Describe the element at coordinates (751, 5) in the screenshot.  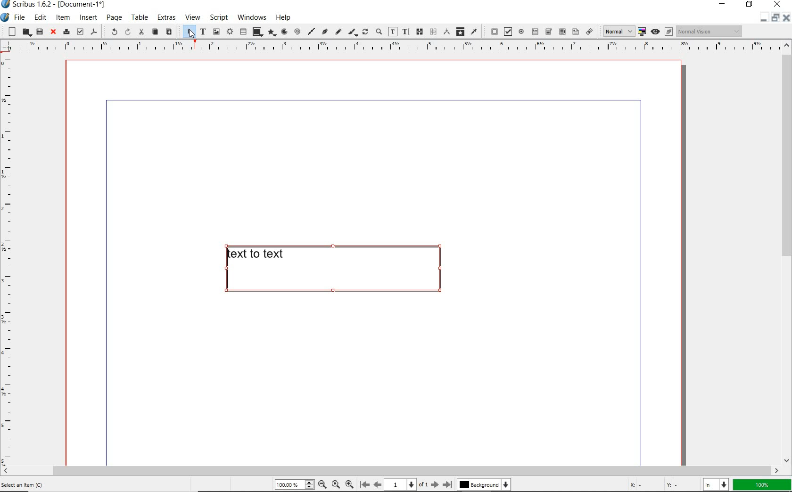
I see `restore` at that location.